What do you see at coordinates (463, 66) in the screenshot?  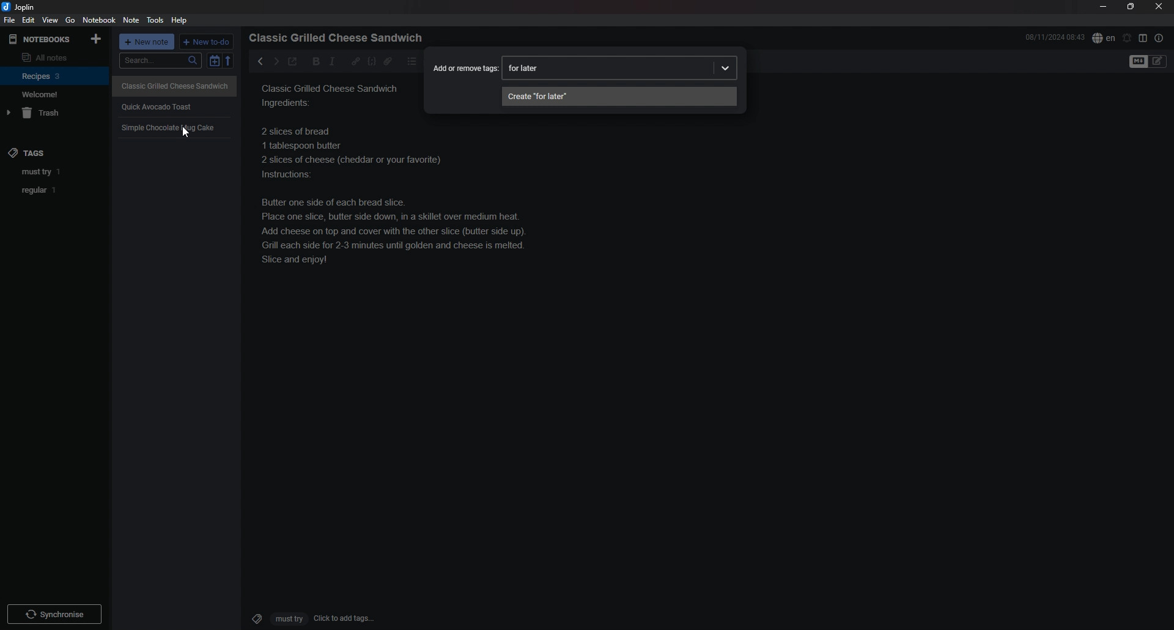 I see `Add or remove tags` at bounding box center [463, 66].